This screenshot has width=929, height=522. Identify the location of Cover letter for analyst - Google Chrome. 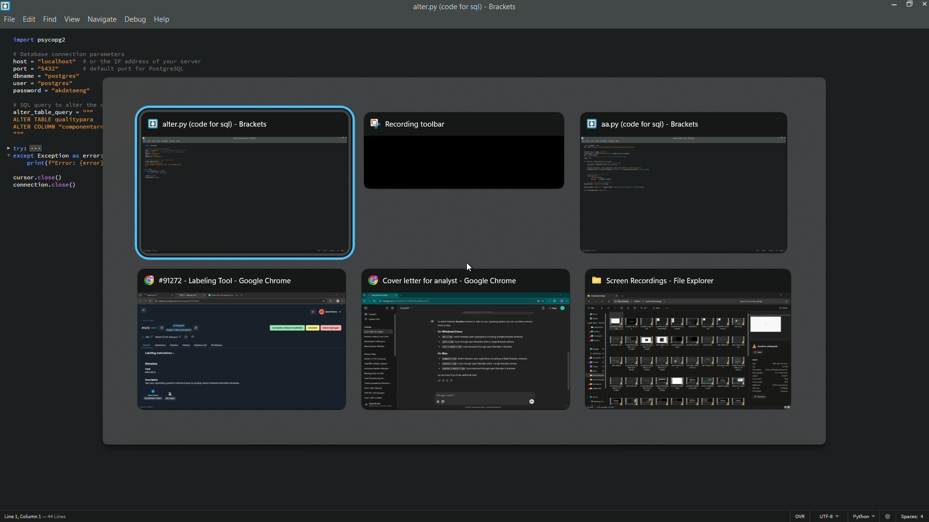
(465, 338).